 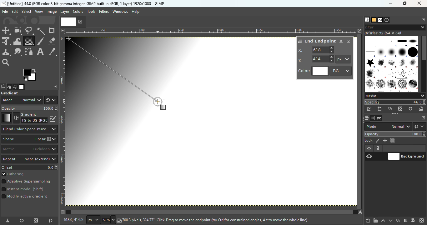 What do you see at coordinates (380, 20) in the screenshot?
I see `open the fonts tab` at bounding box center [380, 20].